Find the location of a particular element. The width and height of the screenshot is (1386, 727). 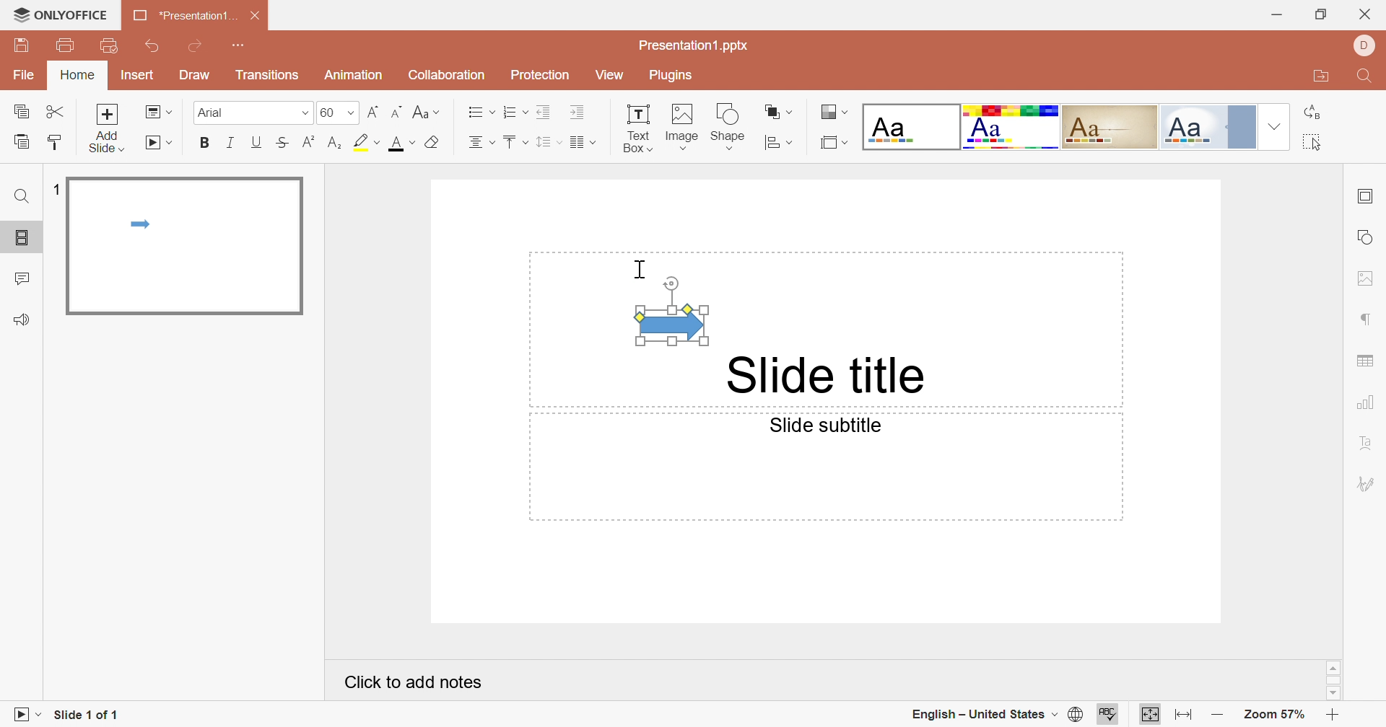

Fit to slide is located at coordinates (1148, 715).